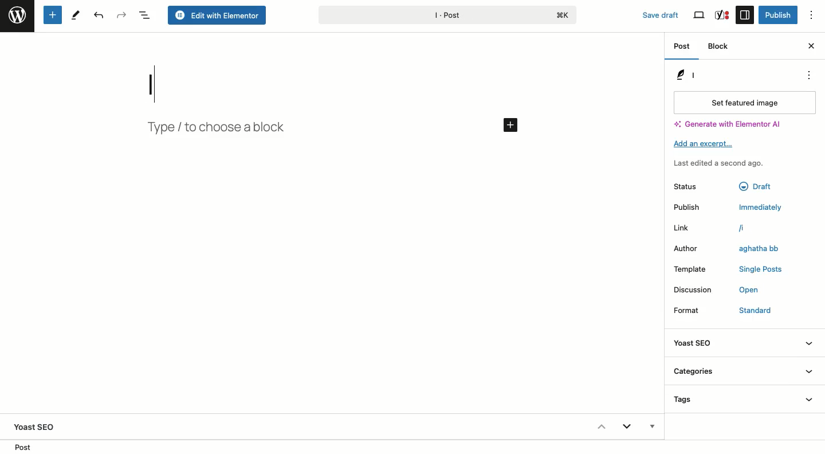 The image size is (825, 454). I want to click on Immediately, so click(763, 206).